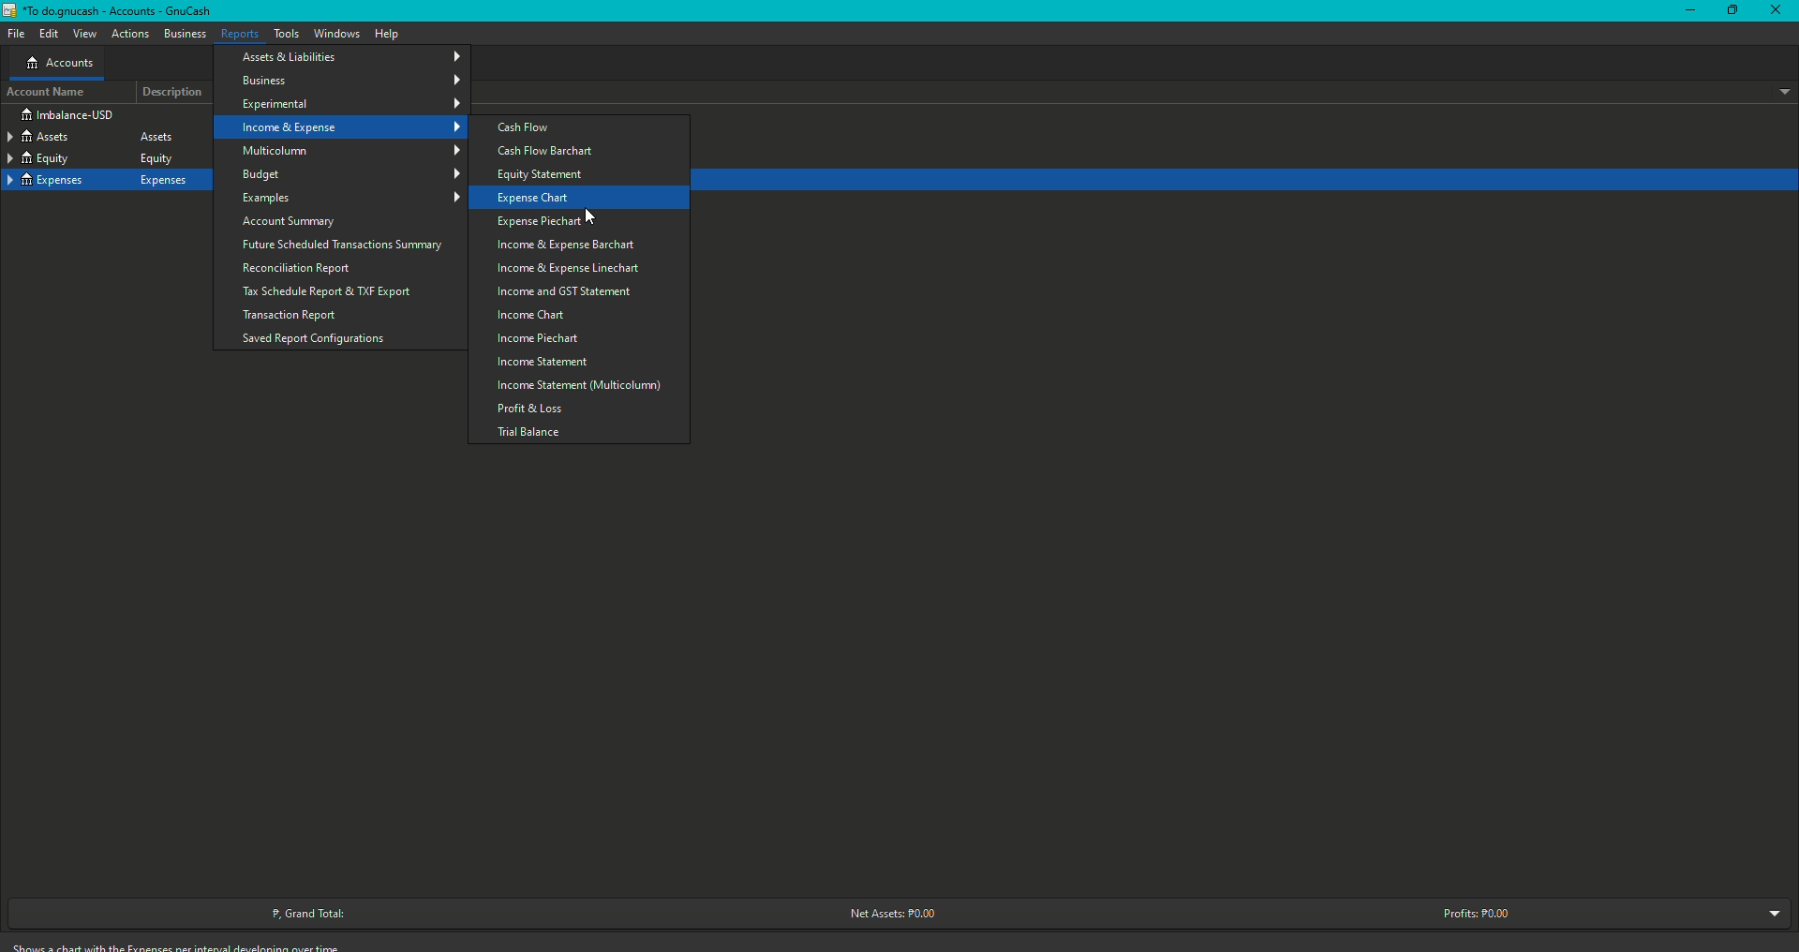  What do you see at coordinates (58, 64) in the screenshot?
I see `` at bounding box center [58, 64].